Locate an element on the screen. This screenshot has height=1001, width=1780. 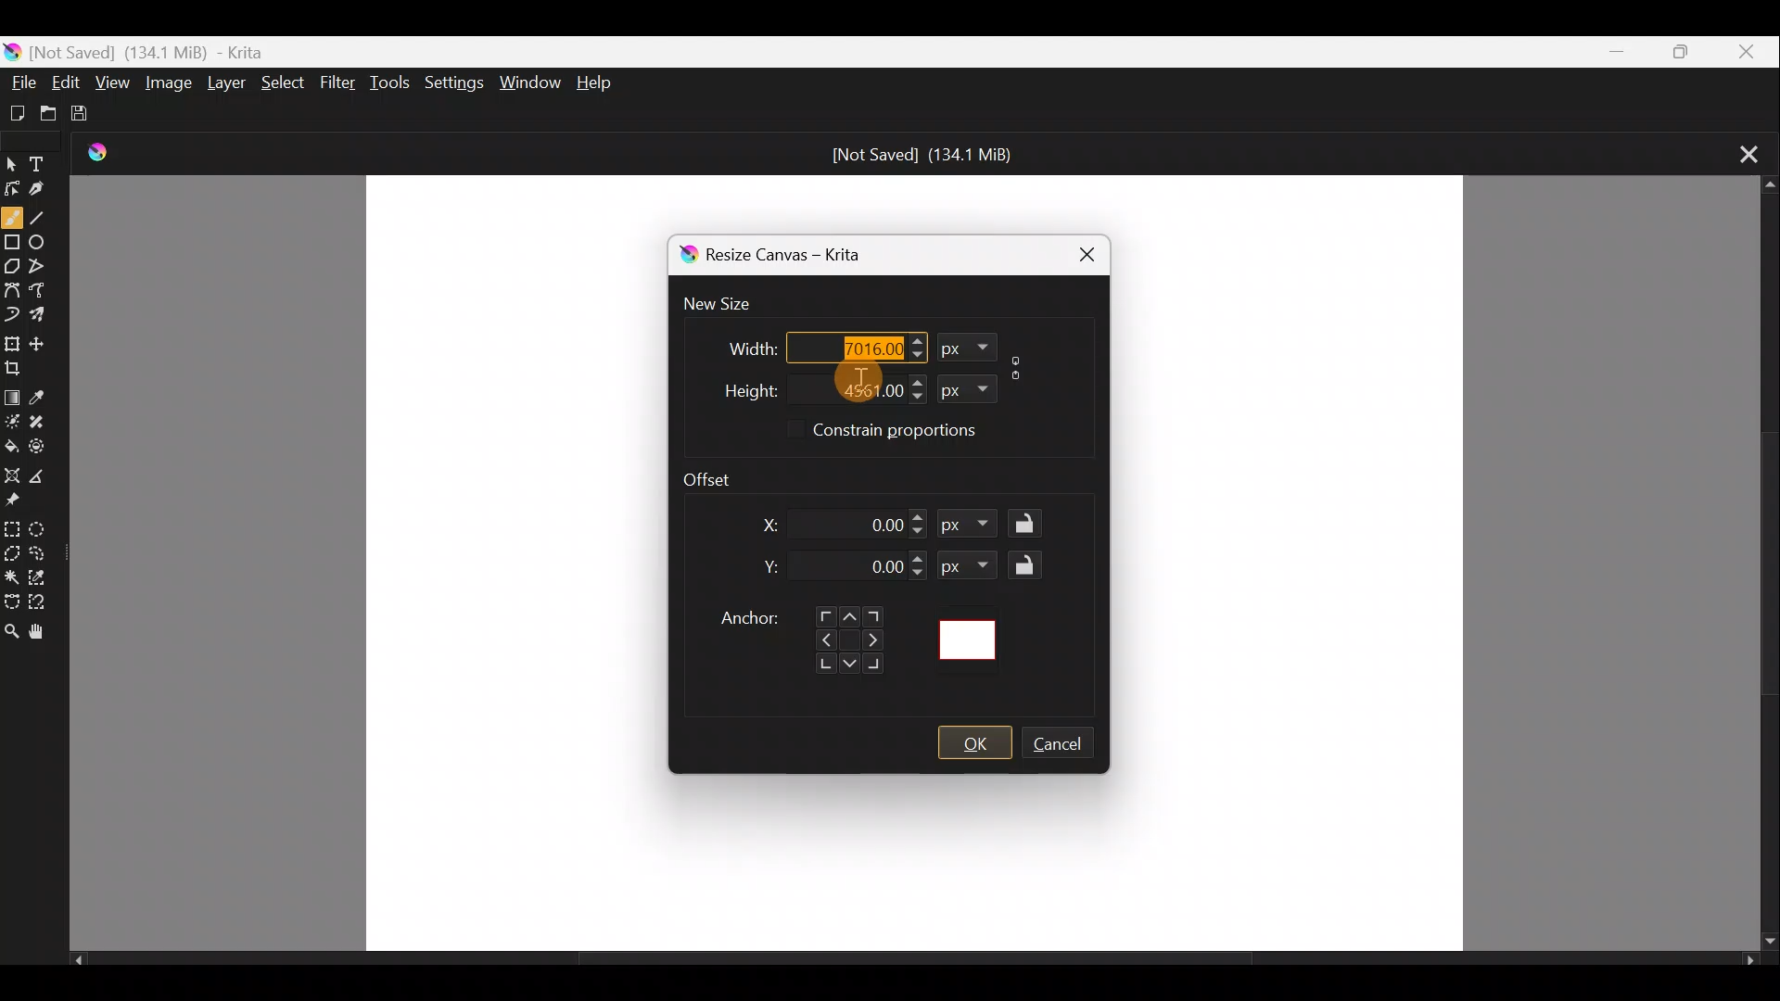
Sample a colour from the image/current layer is located at coordinates (45, 392).